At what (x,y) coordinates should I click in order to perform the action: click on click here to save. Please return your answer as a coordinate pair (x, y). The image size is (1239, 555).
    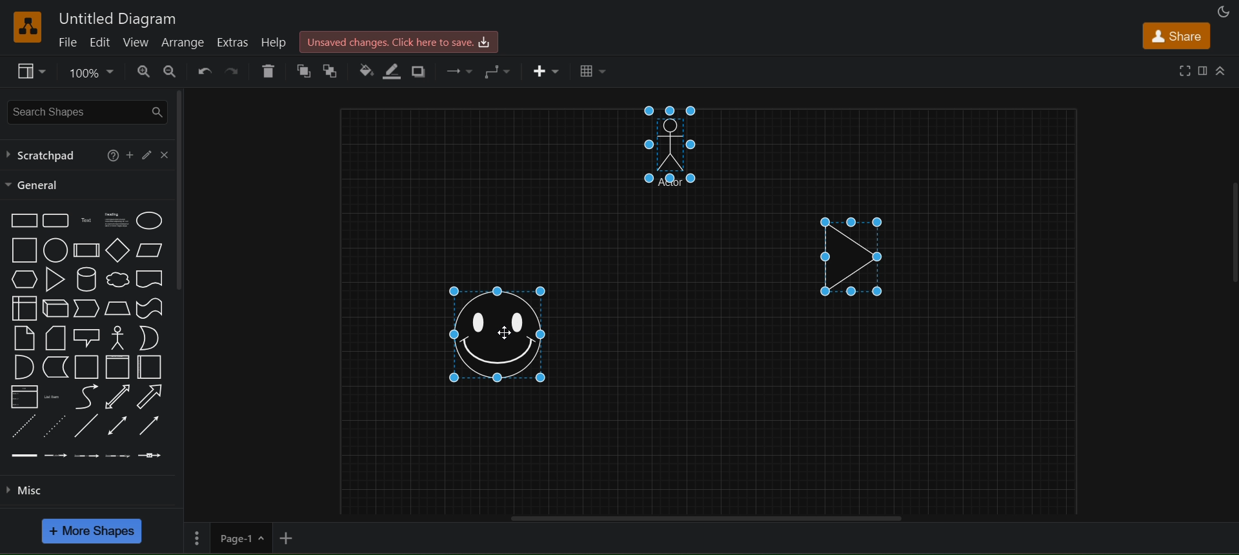
    Looking at the image, I should click on (397, 42).